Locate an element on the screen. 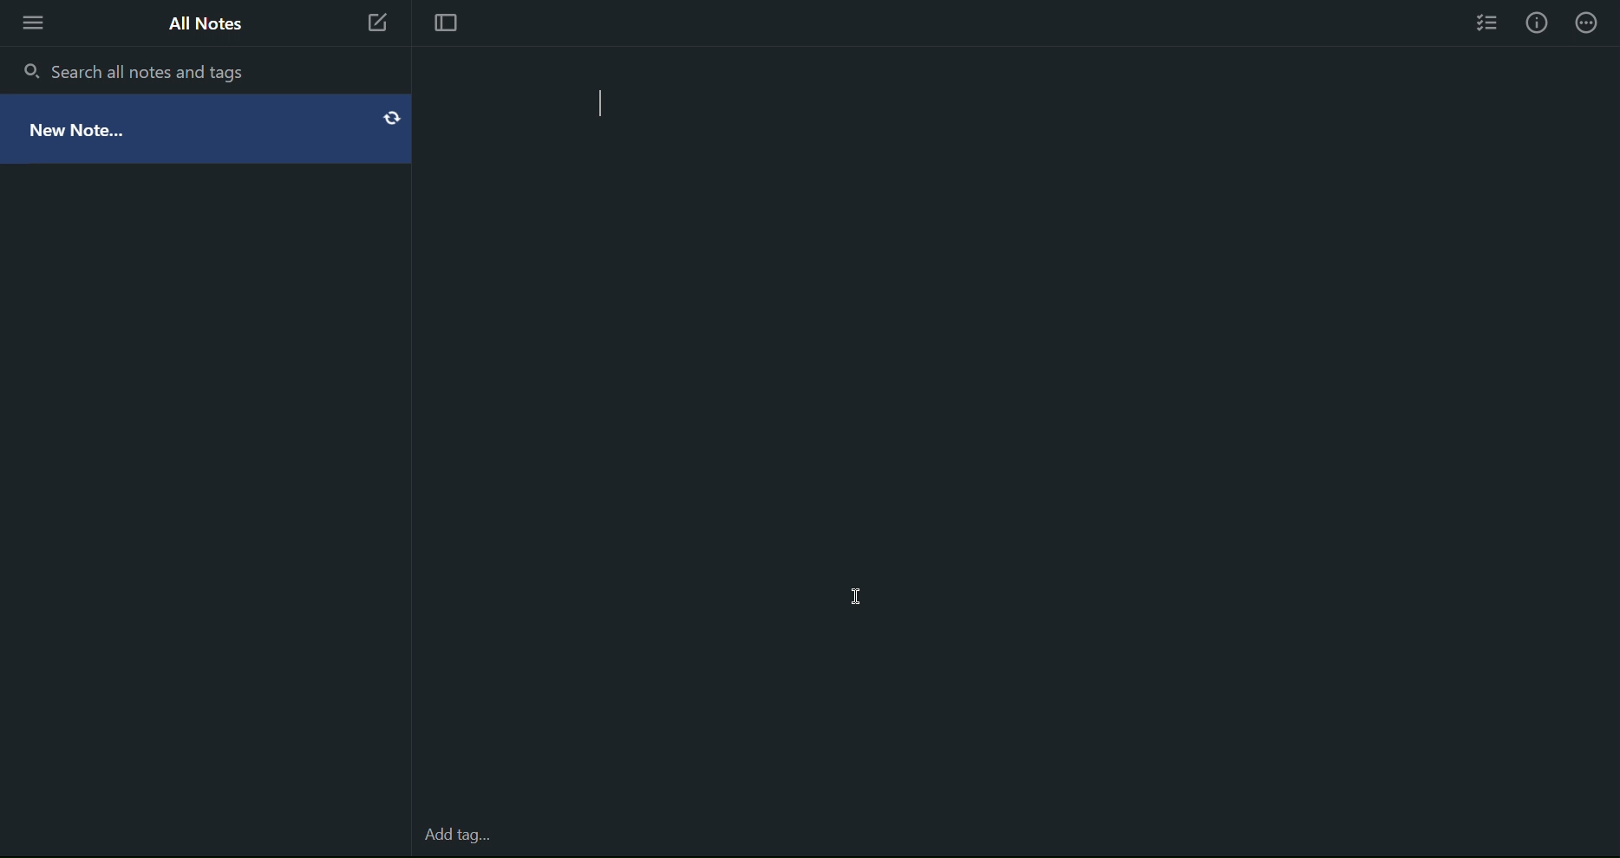 This screenshot has width=1620, height=858. Info is located at coordinates (1595, 23).